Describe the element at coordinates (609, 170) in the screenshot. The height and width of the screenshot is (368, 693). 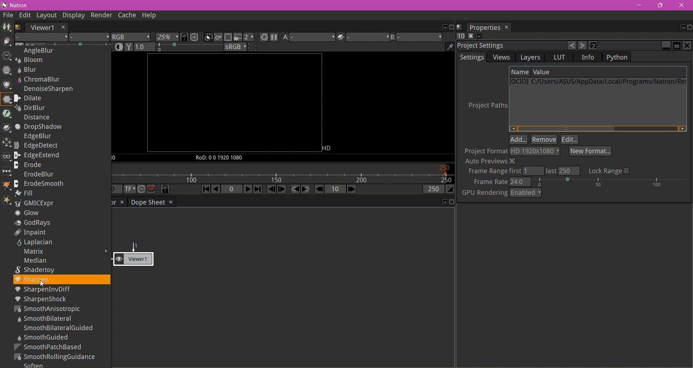
I see `Check to Loack Range` at that location.